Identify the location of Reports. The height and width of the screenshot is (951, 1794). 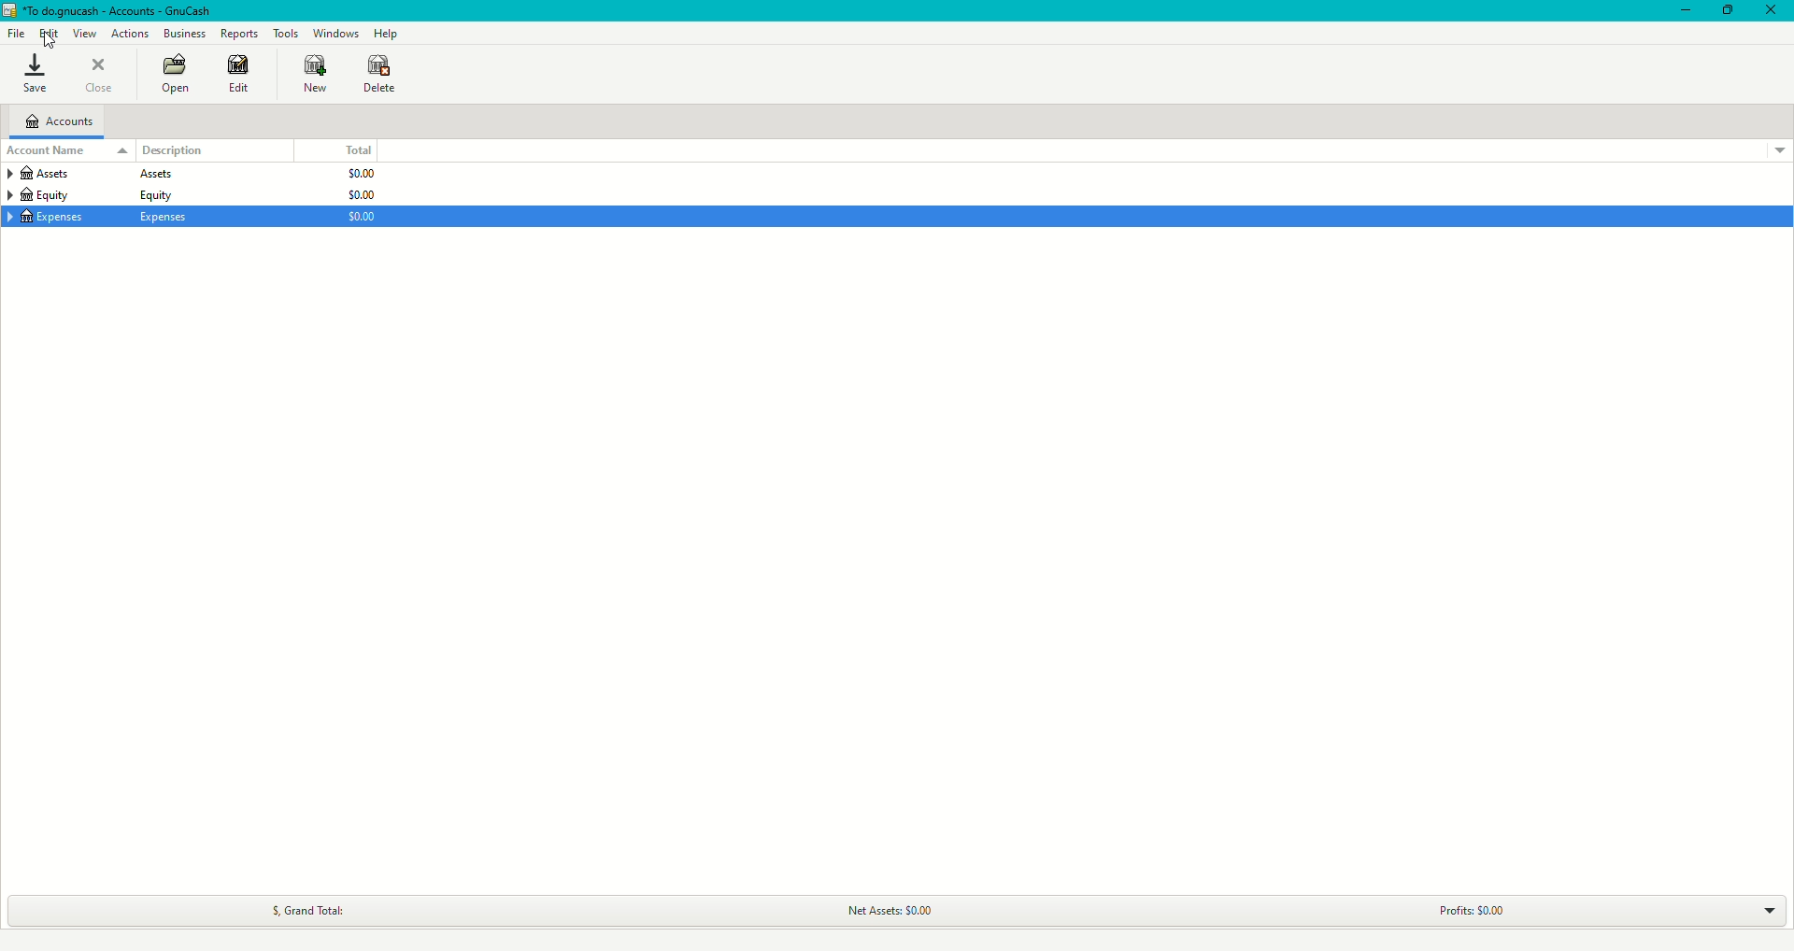
(241, 33).